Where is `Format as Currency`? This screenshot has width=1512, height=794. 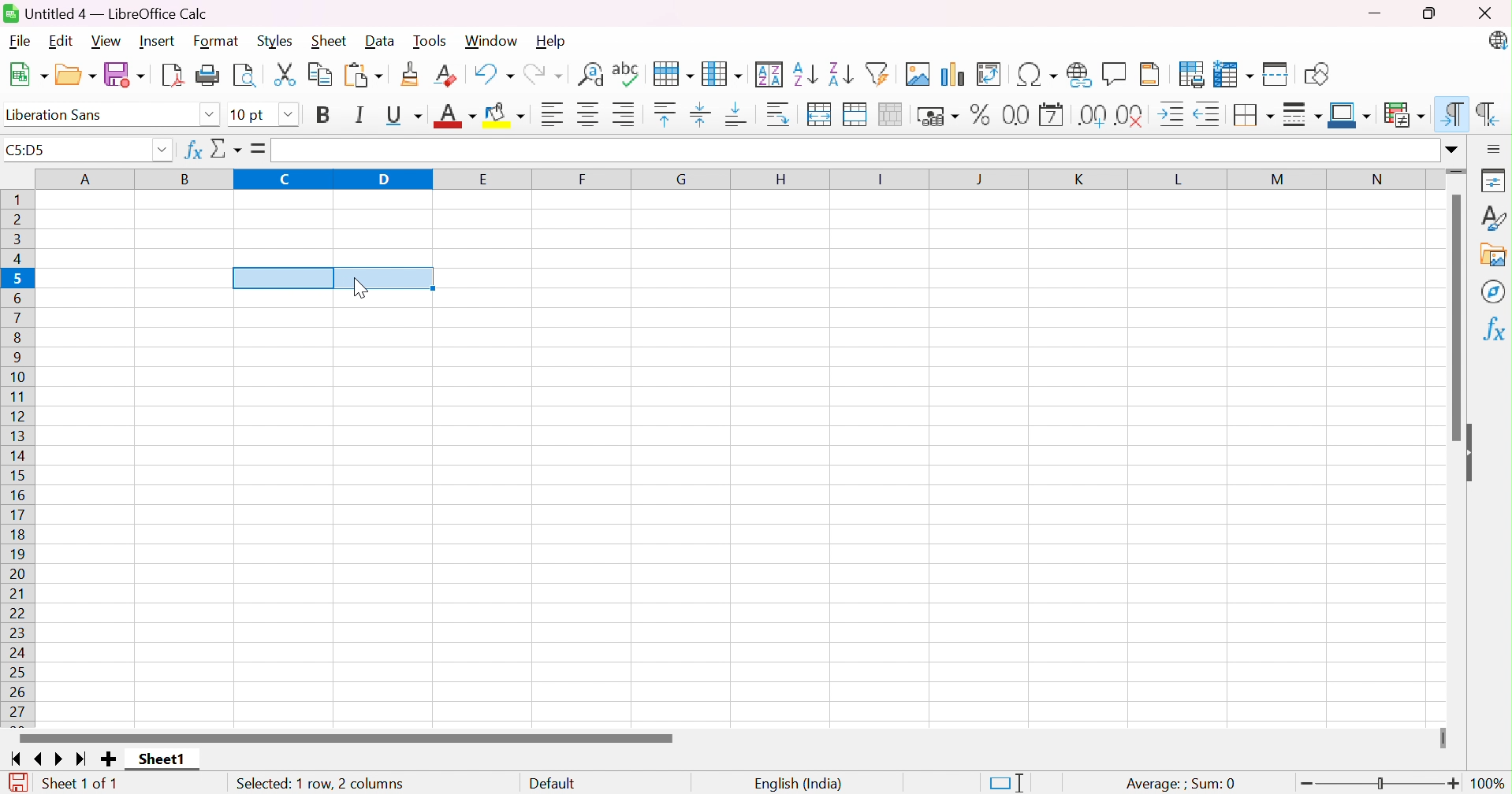
Format as Currency is located at coordinates (937, 117).